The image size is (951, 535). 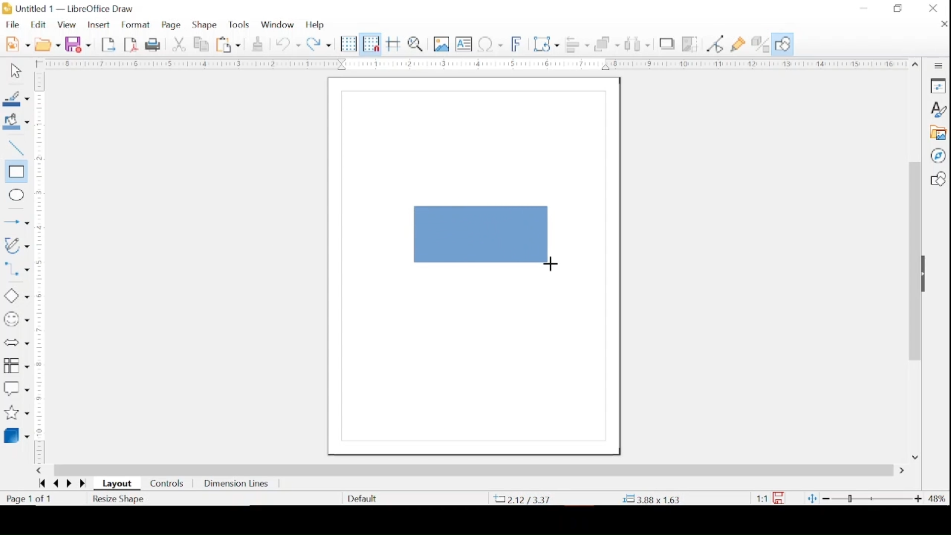 I want to click on tools, so click(x=239, y=25).